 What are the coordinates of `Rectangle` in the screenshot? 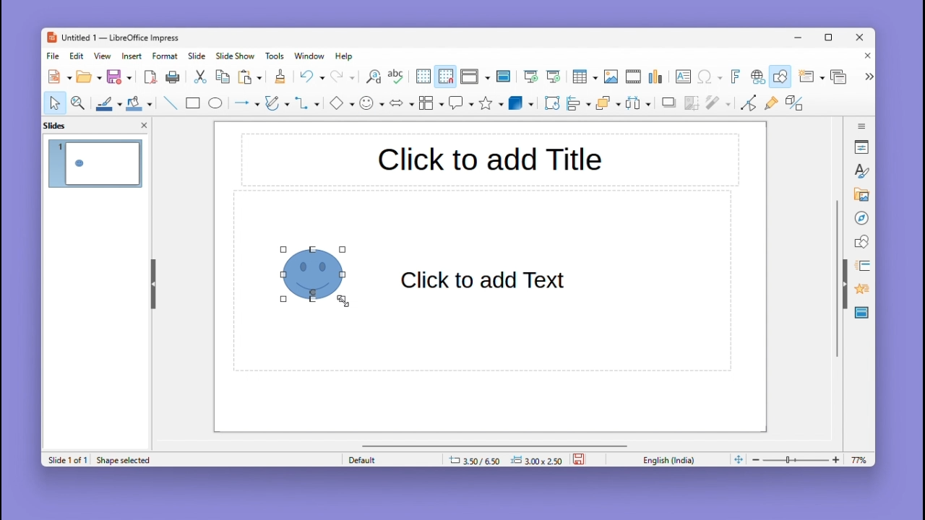 It's located at (192, 103).